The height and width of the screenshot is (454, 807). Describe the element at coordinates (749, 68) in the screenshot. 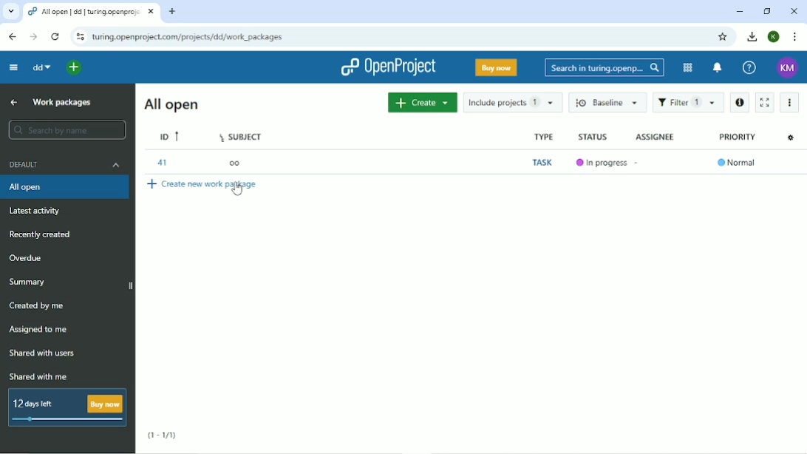

I see `Help` at that location.